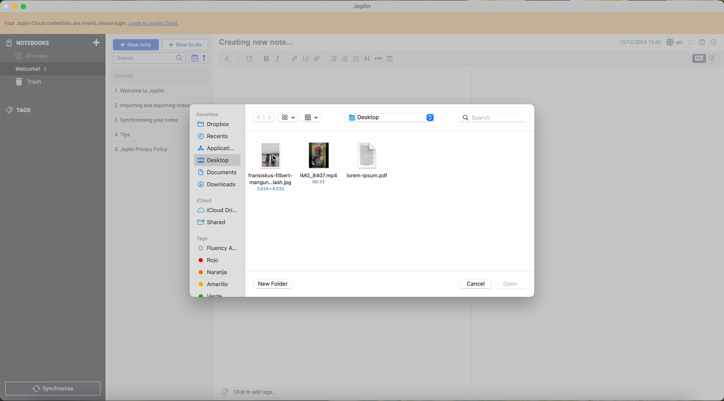 The height and width of the screenshot is (401, 724). Describe the element at coordinates (314, 118) in the screenshot. I see `mosaic view` at that location.